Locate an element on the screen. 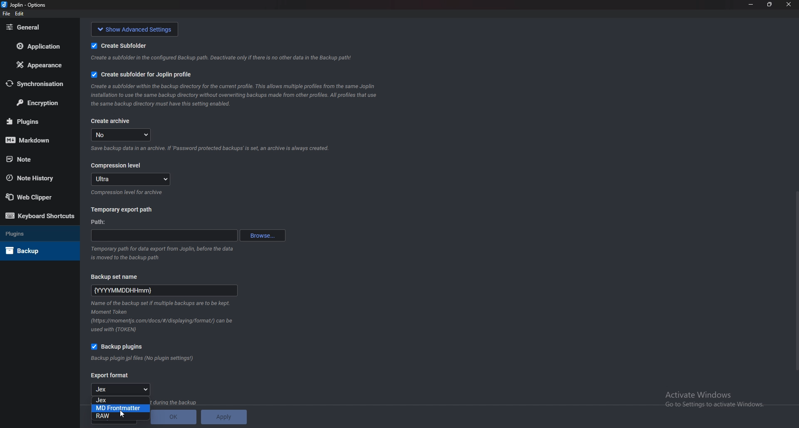  md frontmatter is located at coordinates (121, 408).